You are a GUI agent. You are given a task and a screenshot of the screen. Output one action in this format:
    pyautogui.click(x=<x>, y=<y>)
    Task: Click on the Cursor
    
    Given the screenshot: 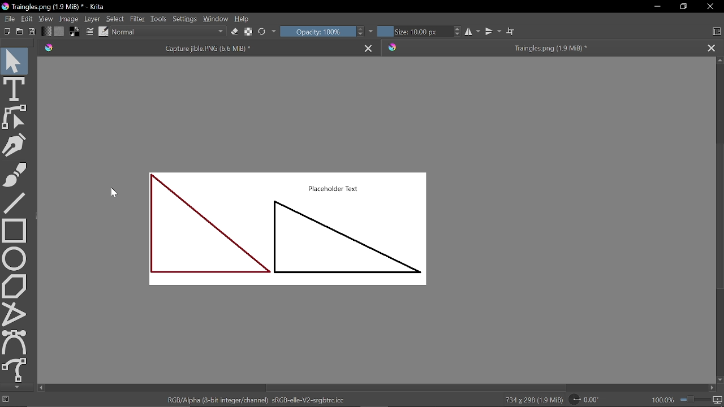 What is the action you would take?
    pyautogui.click(x=119, y=193)
    